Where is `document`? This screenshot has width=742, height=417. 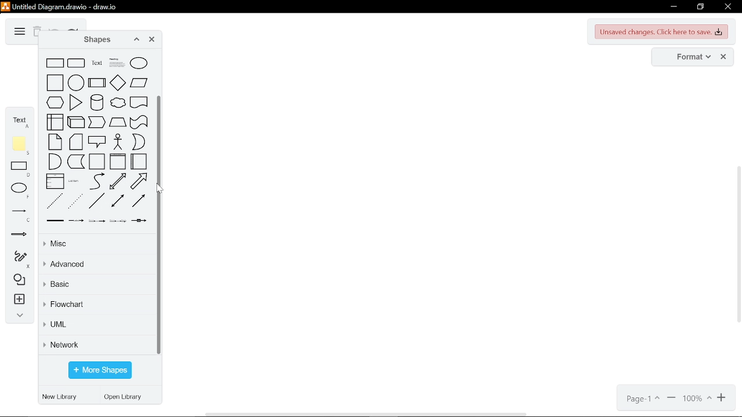
document is located at coordinates (139, 102).